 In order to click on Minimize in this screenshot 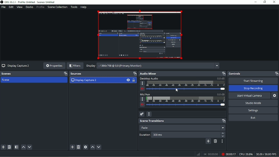, I will do `click(256, 2)`.